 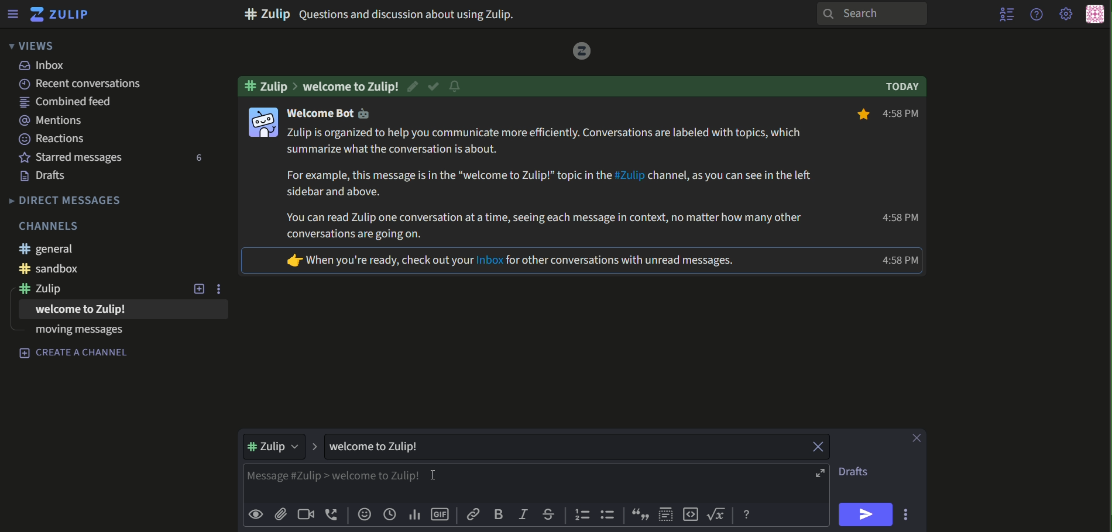 What do you see at coordinates (390, 515) in the screenshot?
I see `add global time` at bounding box center [390, 515].